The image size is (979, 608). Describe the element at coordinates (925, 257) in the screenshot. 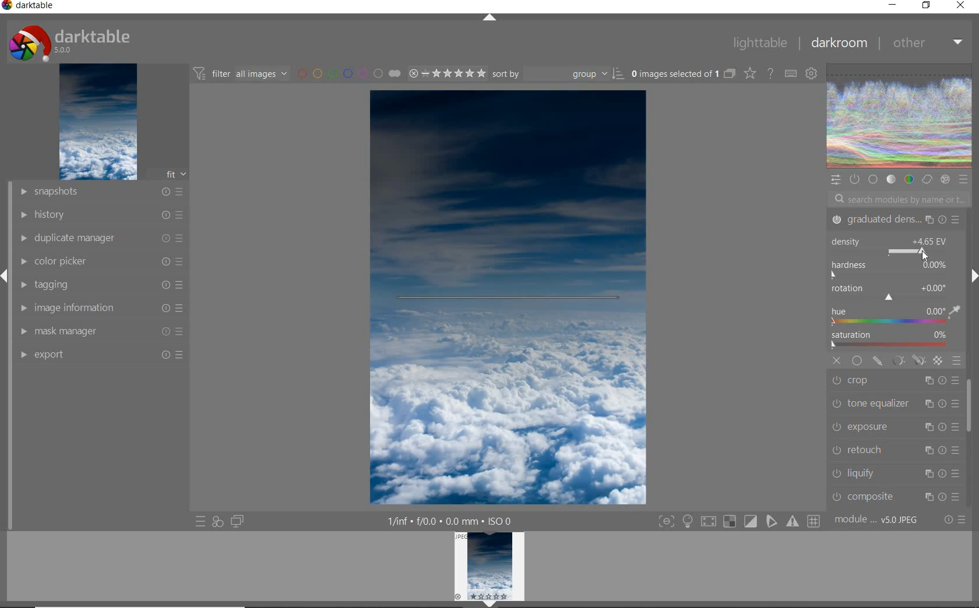

I see `cursor ` at that location.